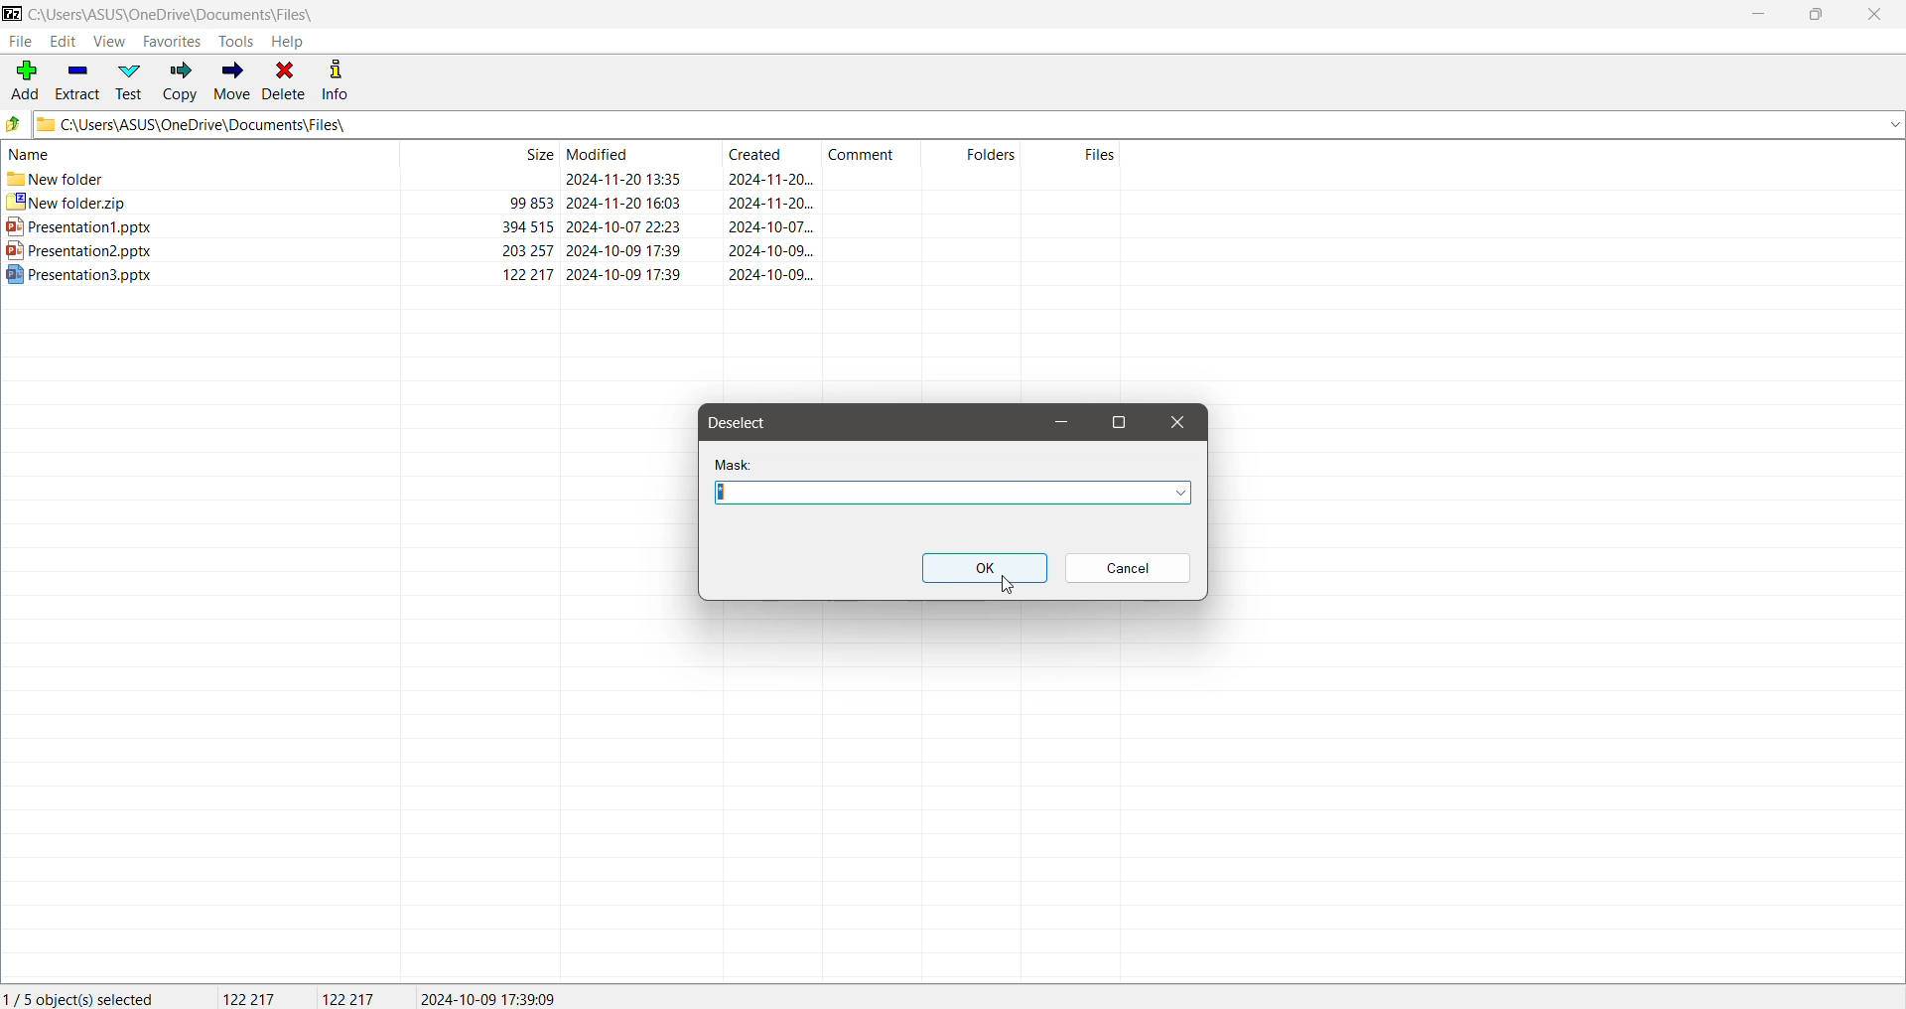 The height and width of the screenshot is (1009, 1906). I want to click on Cancel, so click(1130, 568).